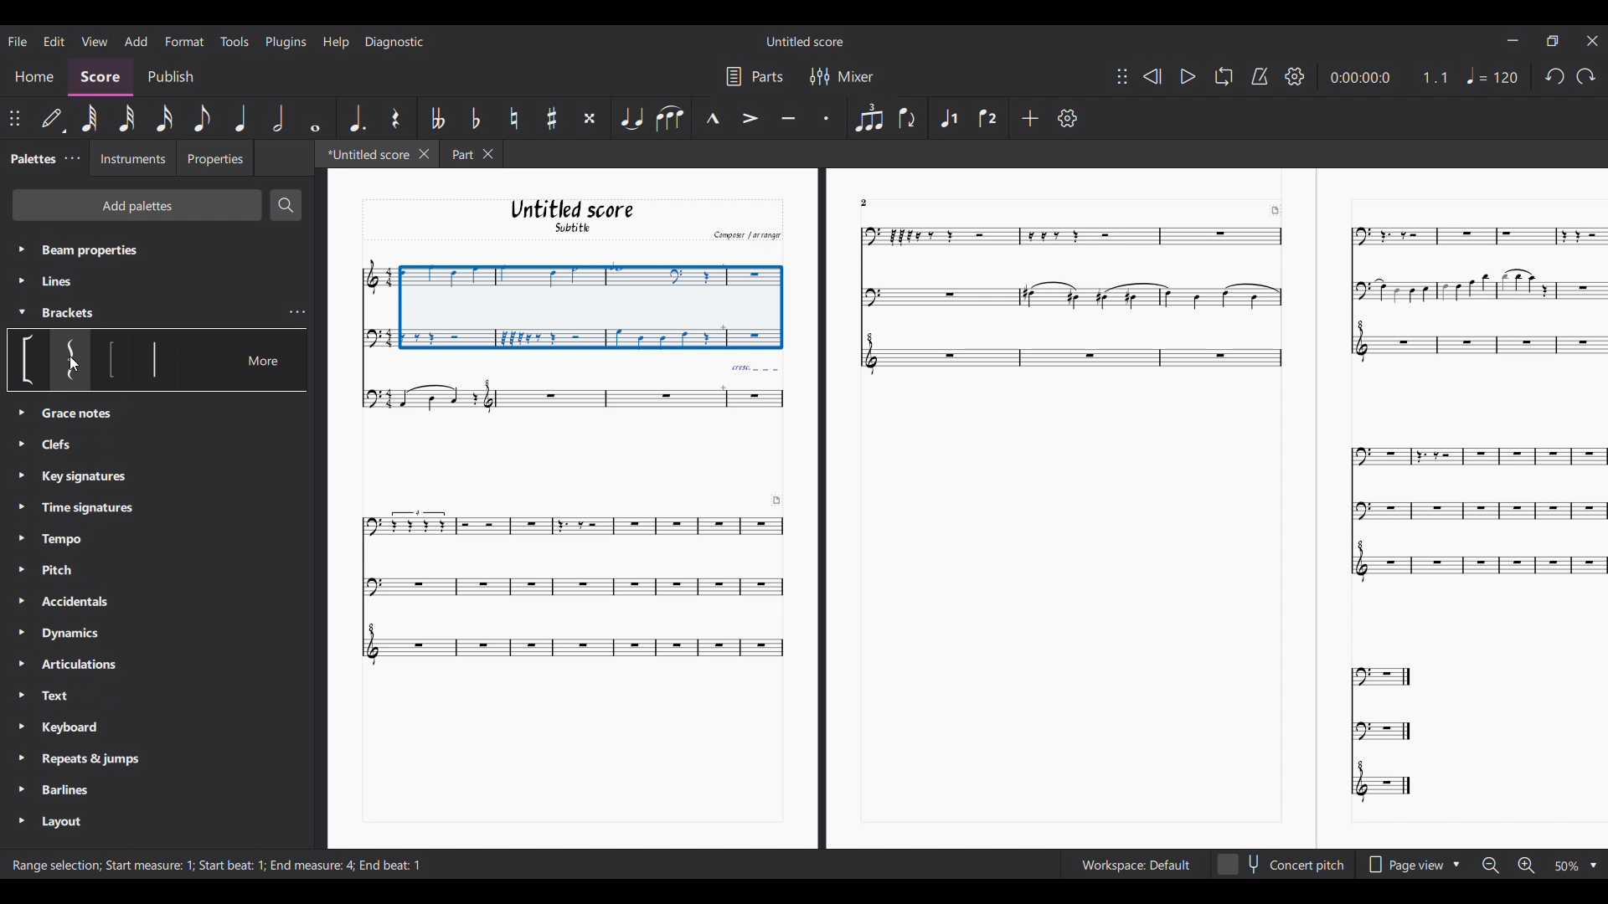 The image size is (1608, 904). What do you see at coordinates (150, 865) in the screenshot?
I see `start measure 1 ;` at bounding box center [150, 865].